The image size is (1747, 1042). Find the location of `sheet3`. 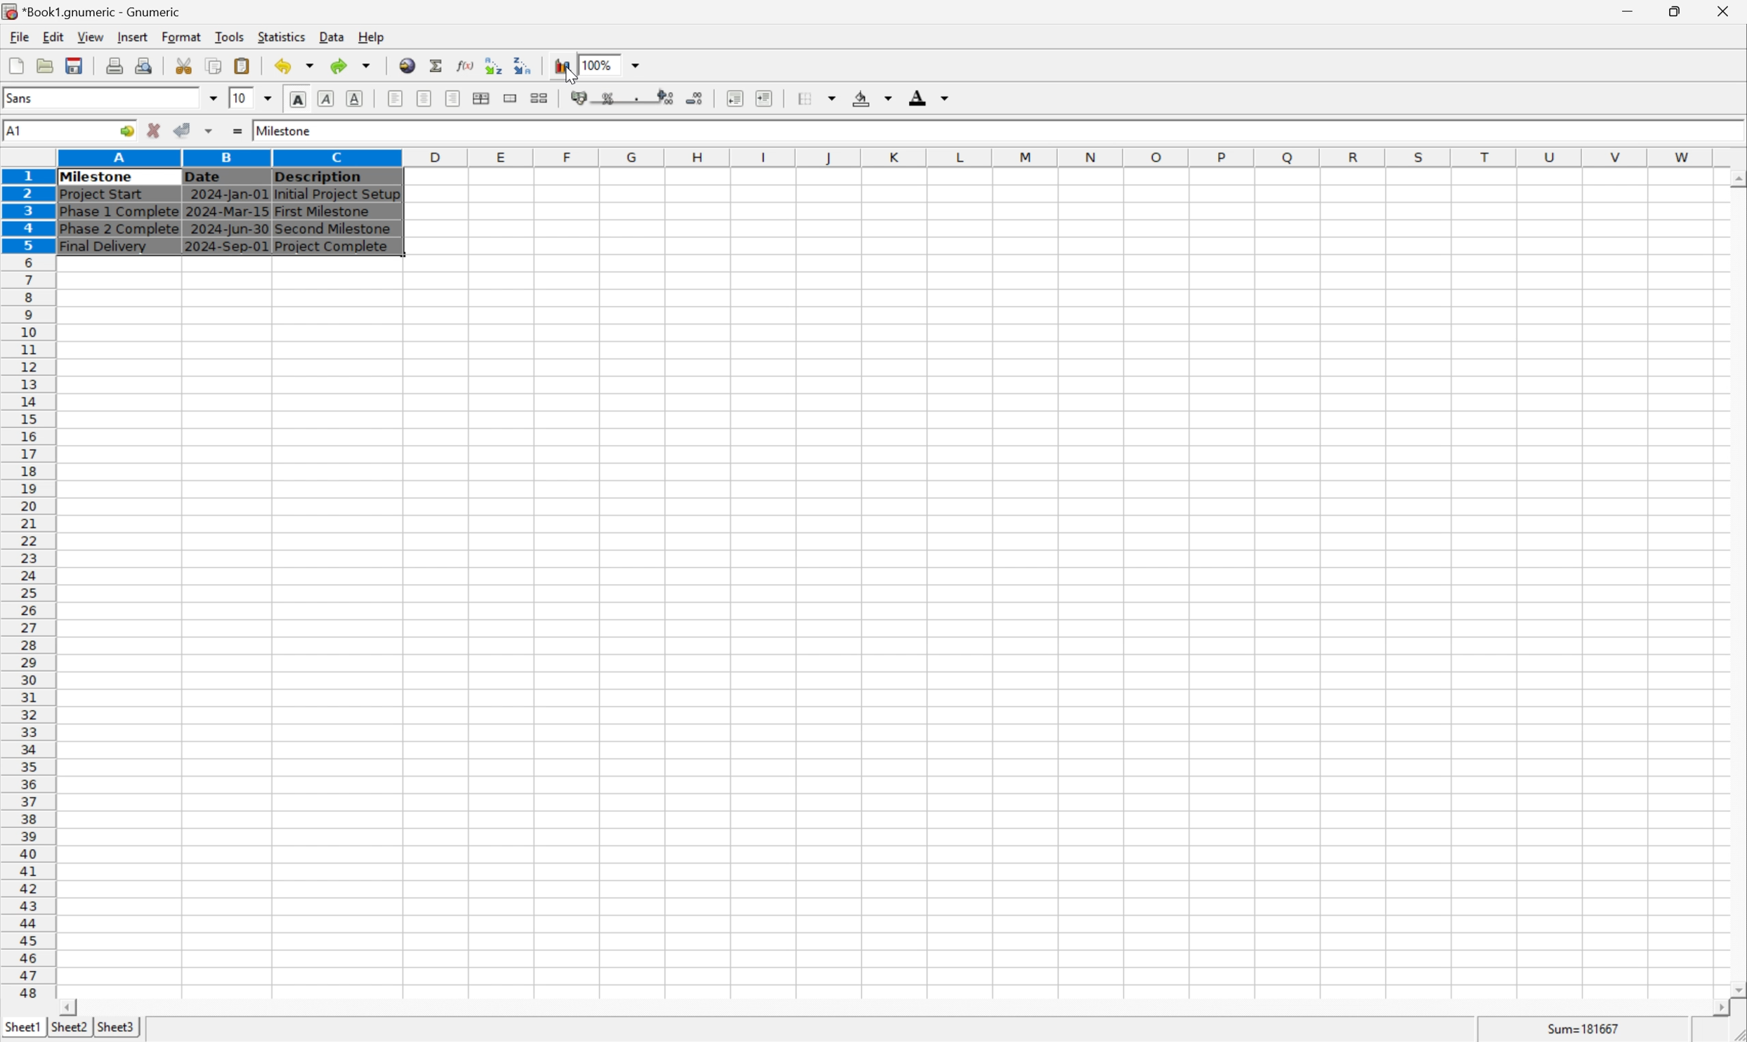

sheet3 is located at coordinates (116, 1031).